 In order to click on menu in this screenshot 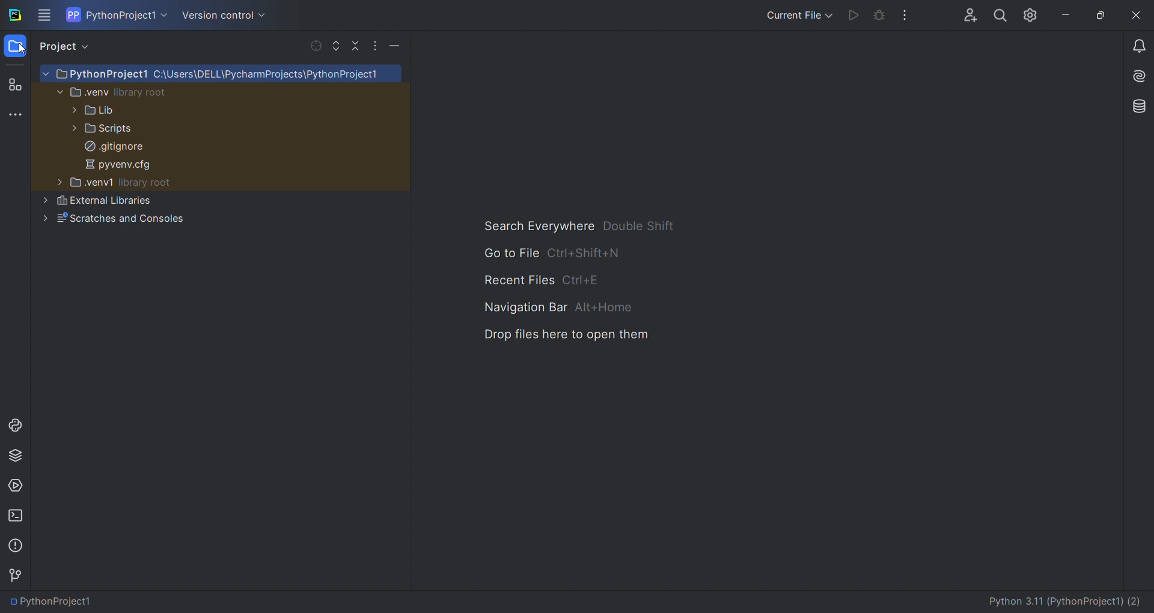, I will do `click(46, 16)`.